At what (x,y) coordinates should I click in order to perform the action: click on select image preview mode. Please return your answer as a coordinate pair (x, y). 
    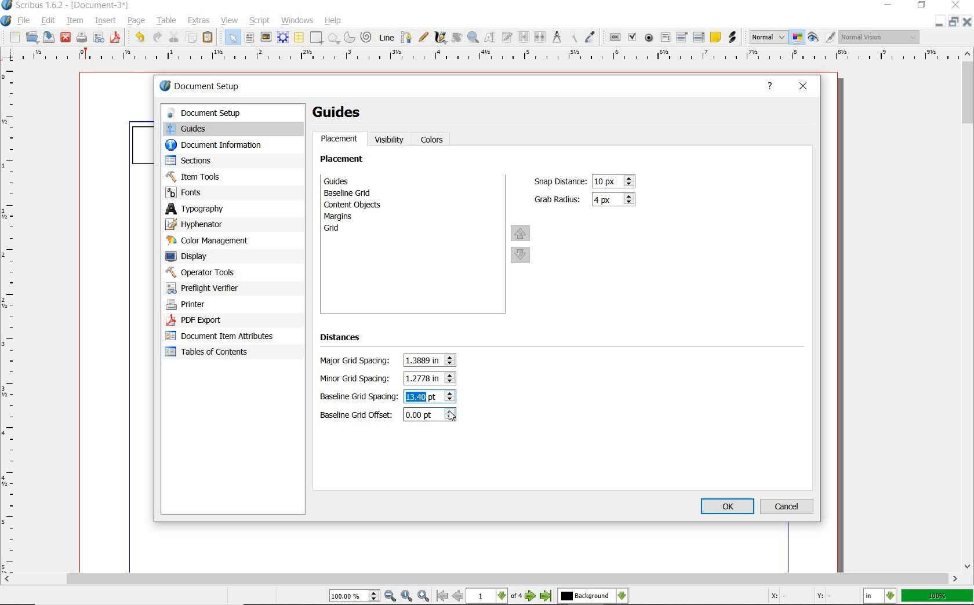
    Looking at the image, I should click on (768, 37).